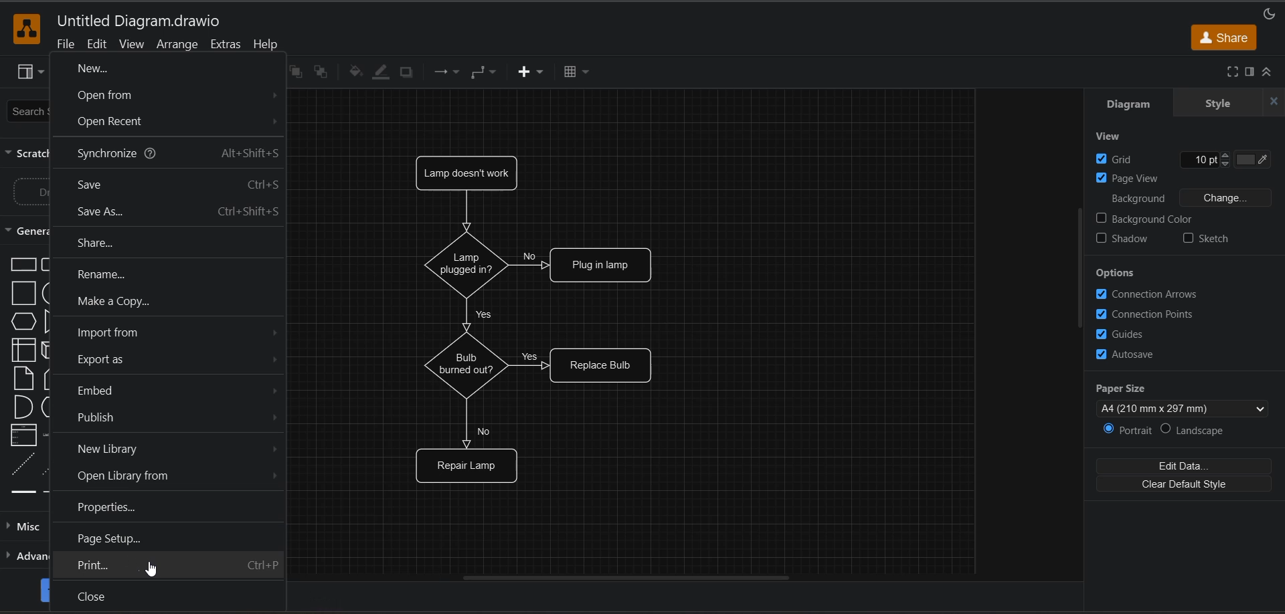 The height and width of the screenshot is (614, 1285). What do you see at coordinates (180, 45) in the screenshot?
I see `arrange` at bounding box center [180, 45].